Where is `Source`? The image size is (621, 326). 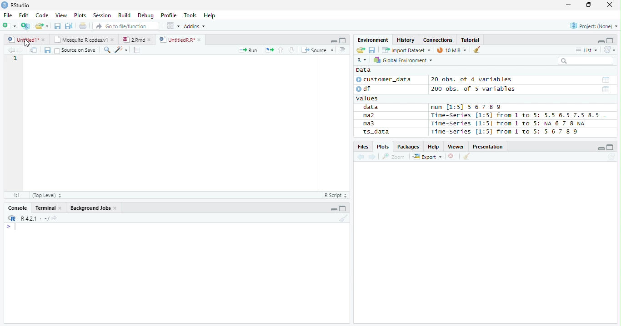 Source is located at coordinates (316, 50).